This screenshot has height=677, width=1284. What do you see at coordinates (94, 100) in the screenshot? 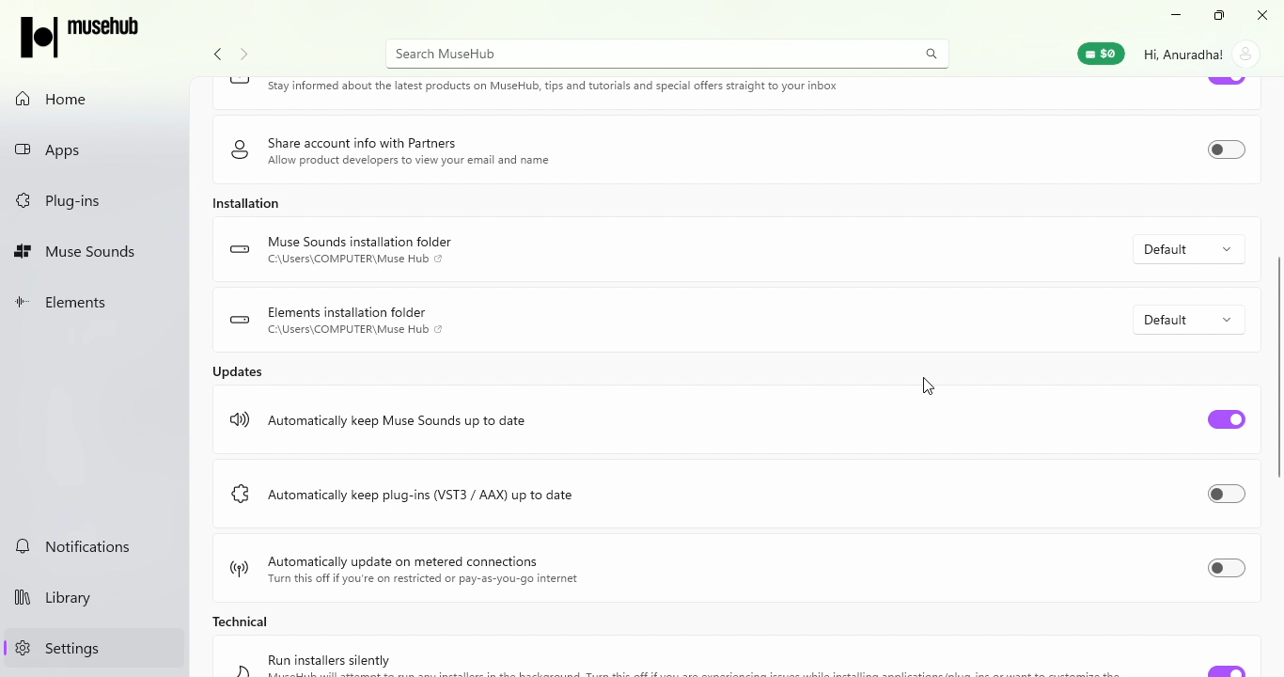
I see `Home` at bounding box center [94, 100].